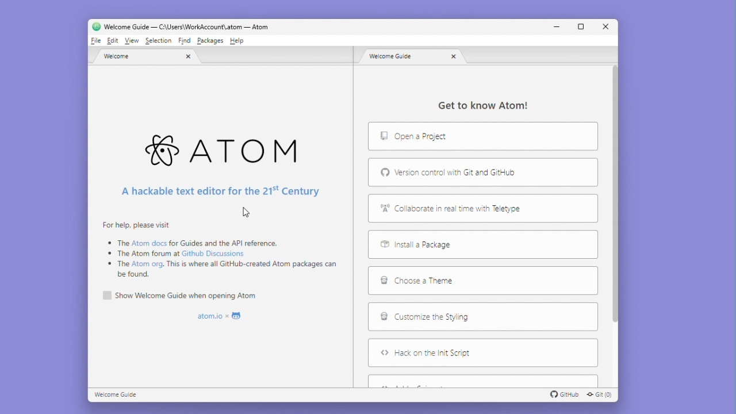  What do you see at coordinates (567, 394) in the screenshot?
I see `GitHub` at bounding box center [567, 394].